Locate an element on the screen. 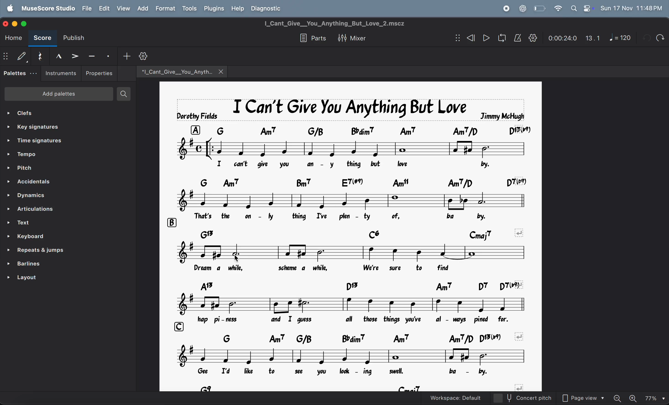 This screenshot has width=669, height=405. chord symblols is located at coordinates (345, 233).